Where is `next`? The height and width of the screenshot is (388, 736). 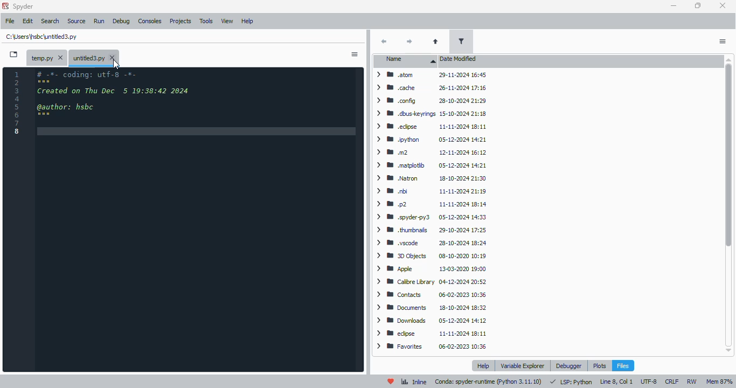 next is located at coordinates (409, 43).